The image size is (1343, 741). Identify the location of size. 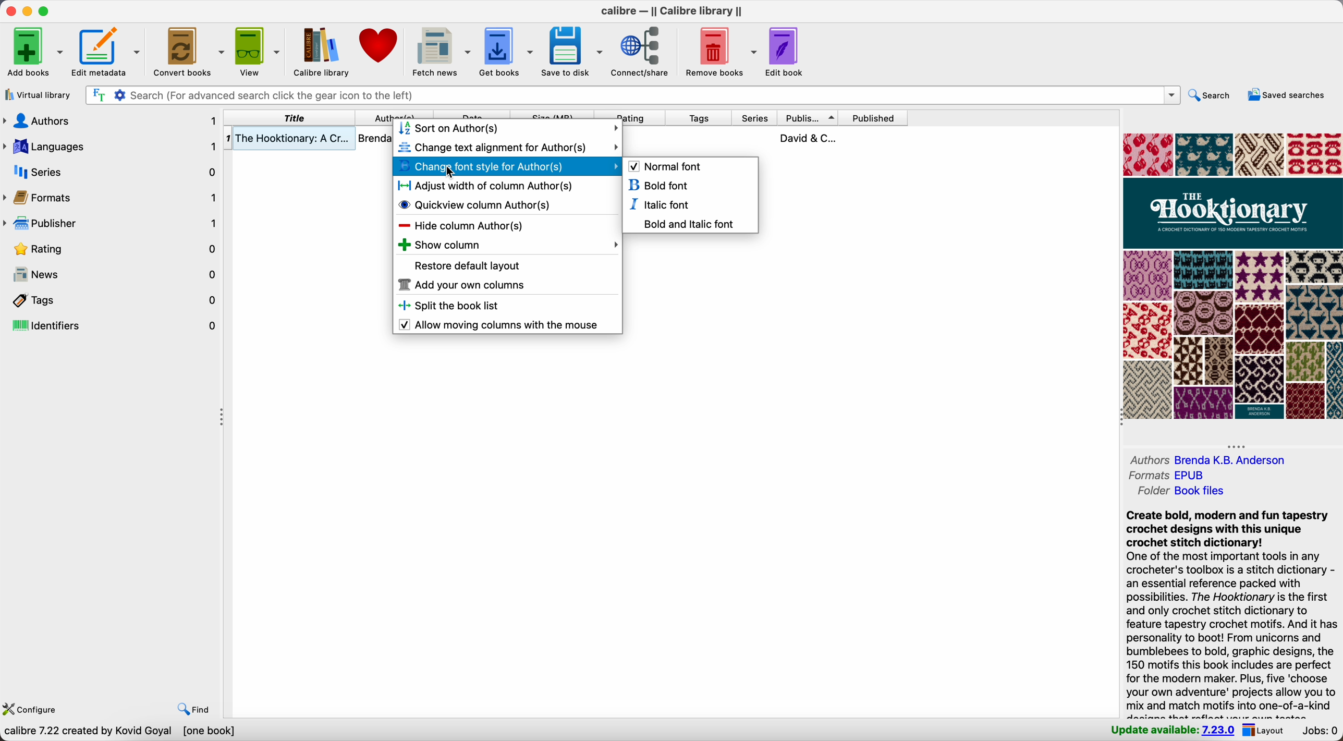
(553, 114).